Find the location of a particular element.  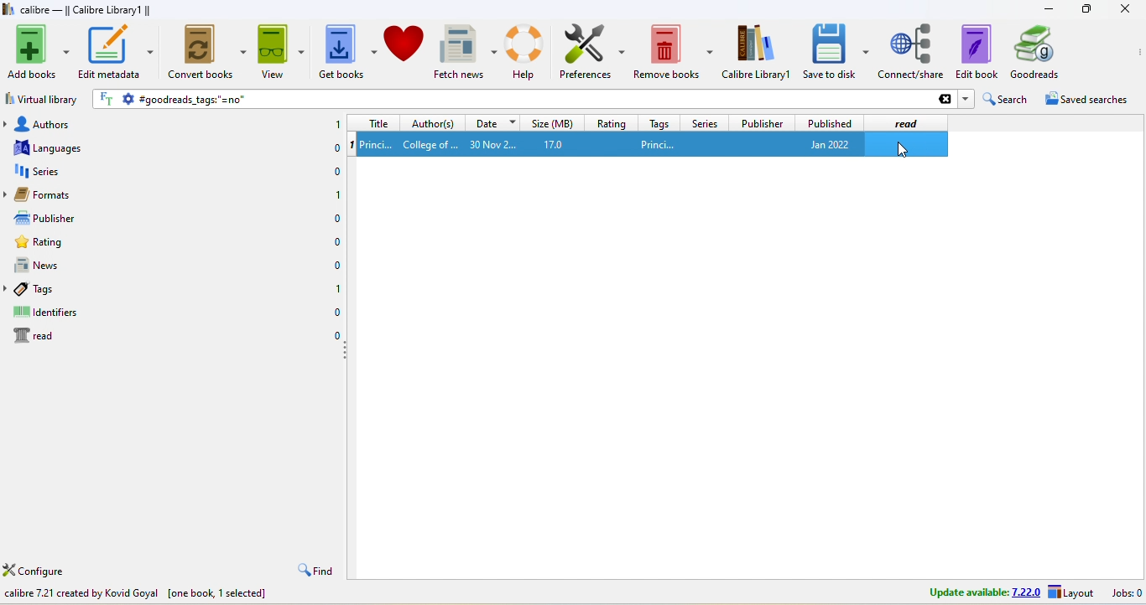

layout is located at coordinates (1073, 593).